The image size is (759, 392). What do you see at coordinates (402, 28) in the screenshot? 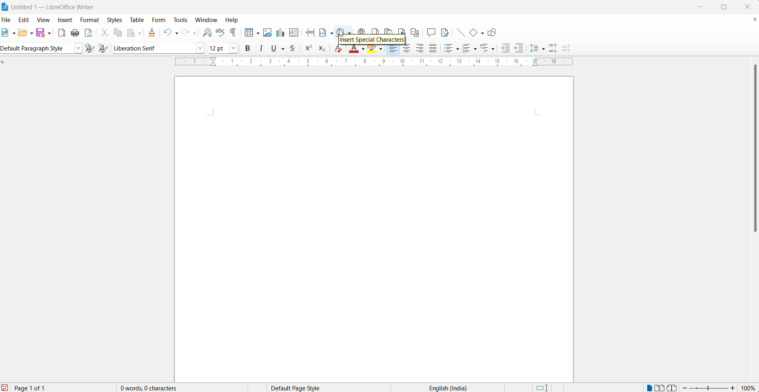
I see `insert bookmark` at bounding box center [402, 28].